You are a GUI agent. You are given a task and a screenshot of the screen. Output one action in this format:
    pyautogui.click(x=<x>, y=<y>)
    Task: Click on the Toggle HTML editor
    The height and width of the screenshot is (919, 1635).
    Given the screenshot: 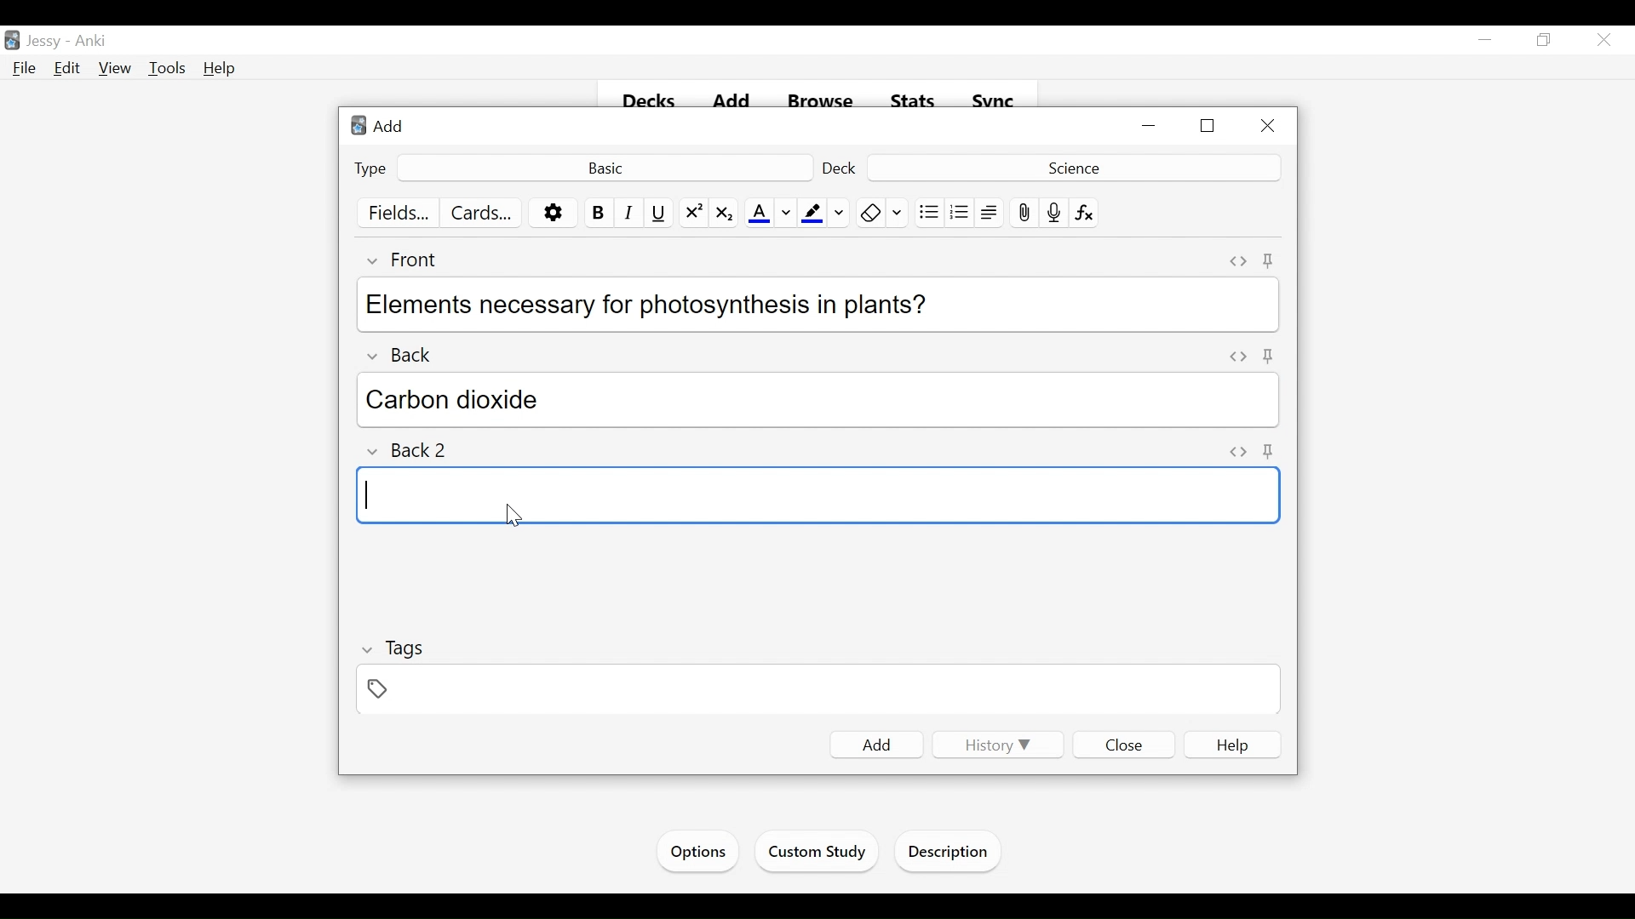 What is the action you would take?
    pyautogui.click(x=1235, y=357)
    